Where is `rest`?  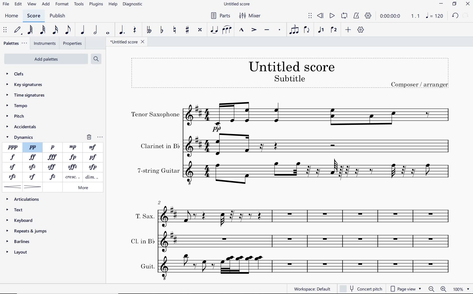
rest is located at coordinates (135, 30).